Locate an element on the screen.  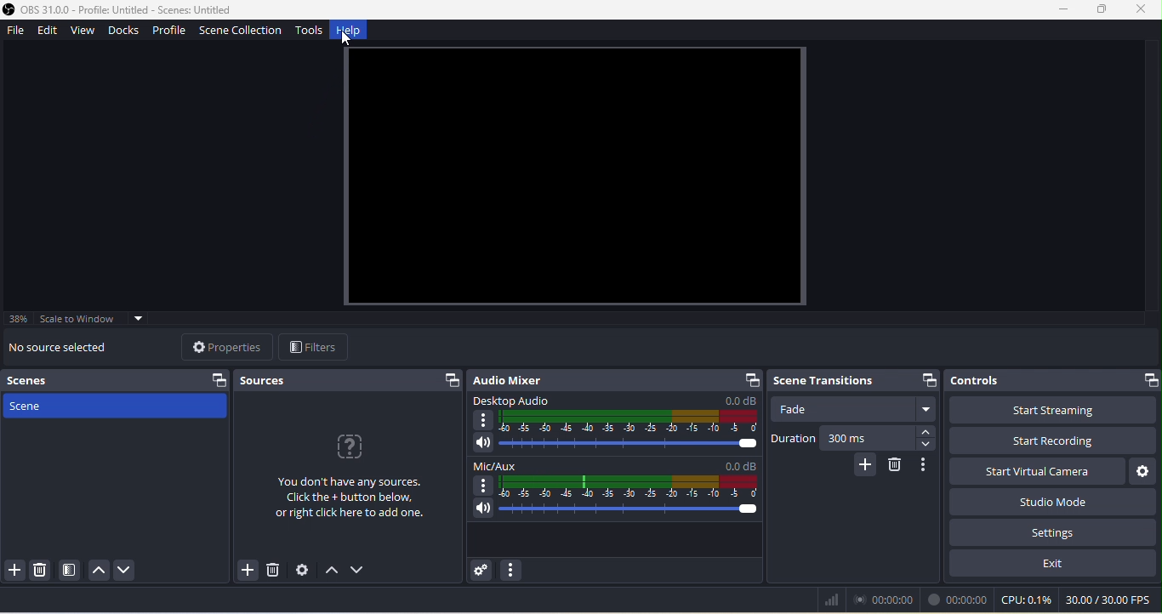
scene is located at coordinates (116, 410).